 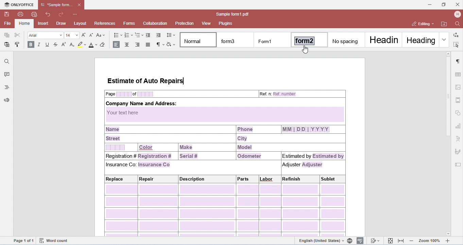 What do you see at coordinates (57, 5) in the screenshot?
I see `tab name` at bounding box center [57, 5].